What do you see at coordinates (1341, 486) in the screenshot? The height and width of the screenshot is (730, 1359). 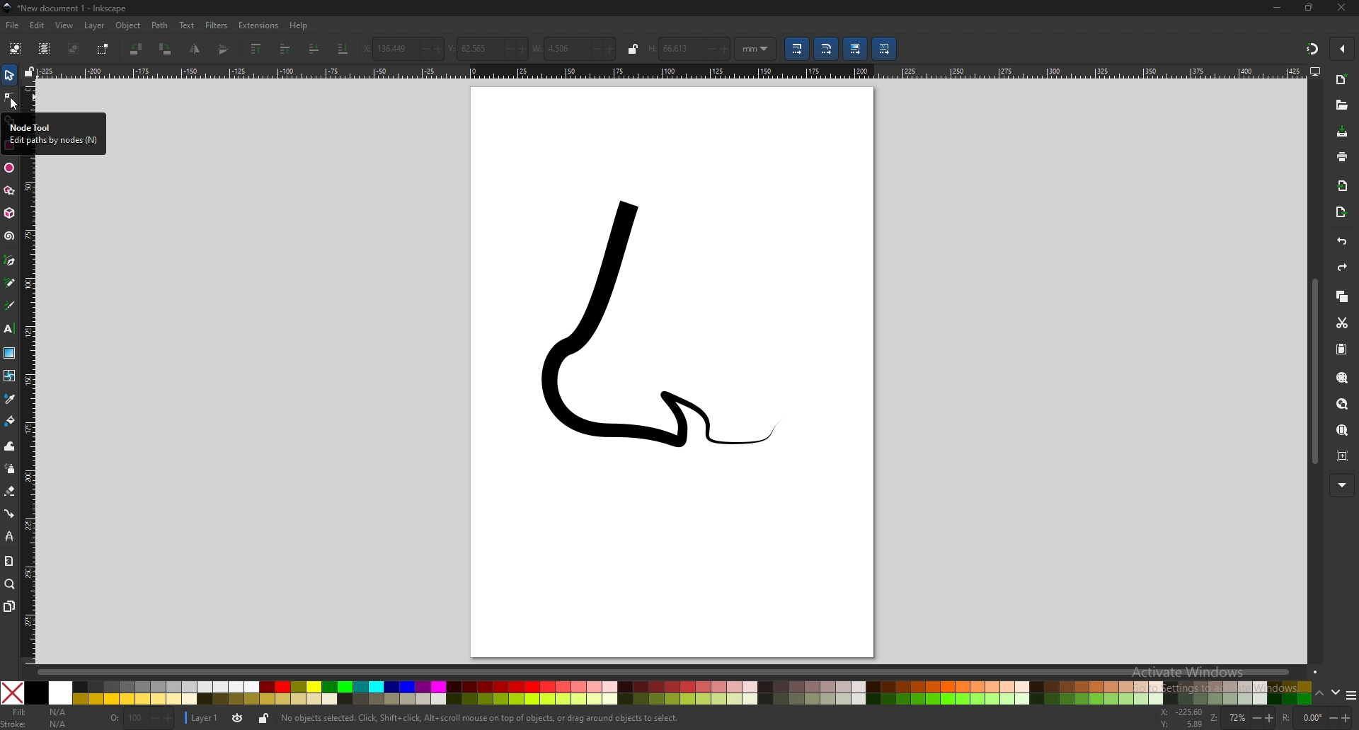 I see `more` at bounding box center [1341, 486].